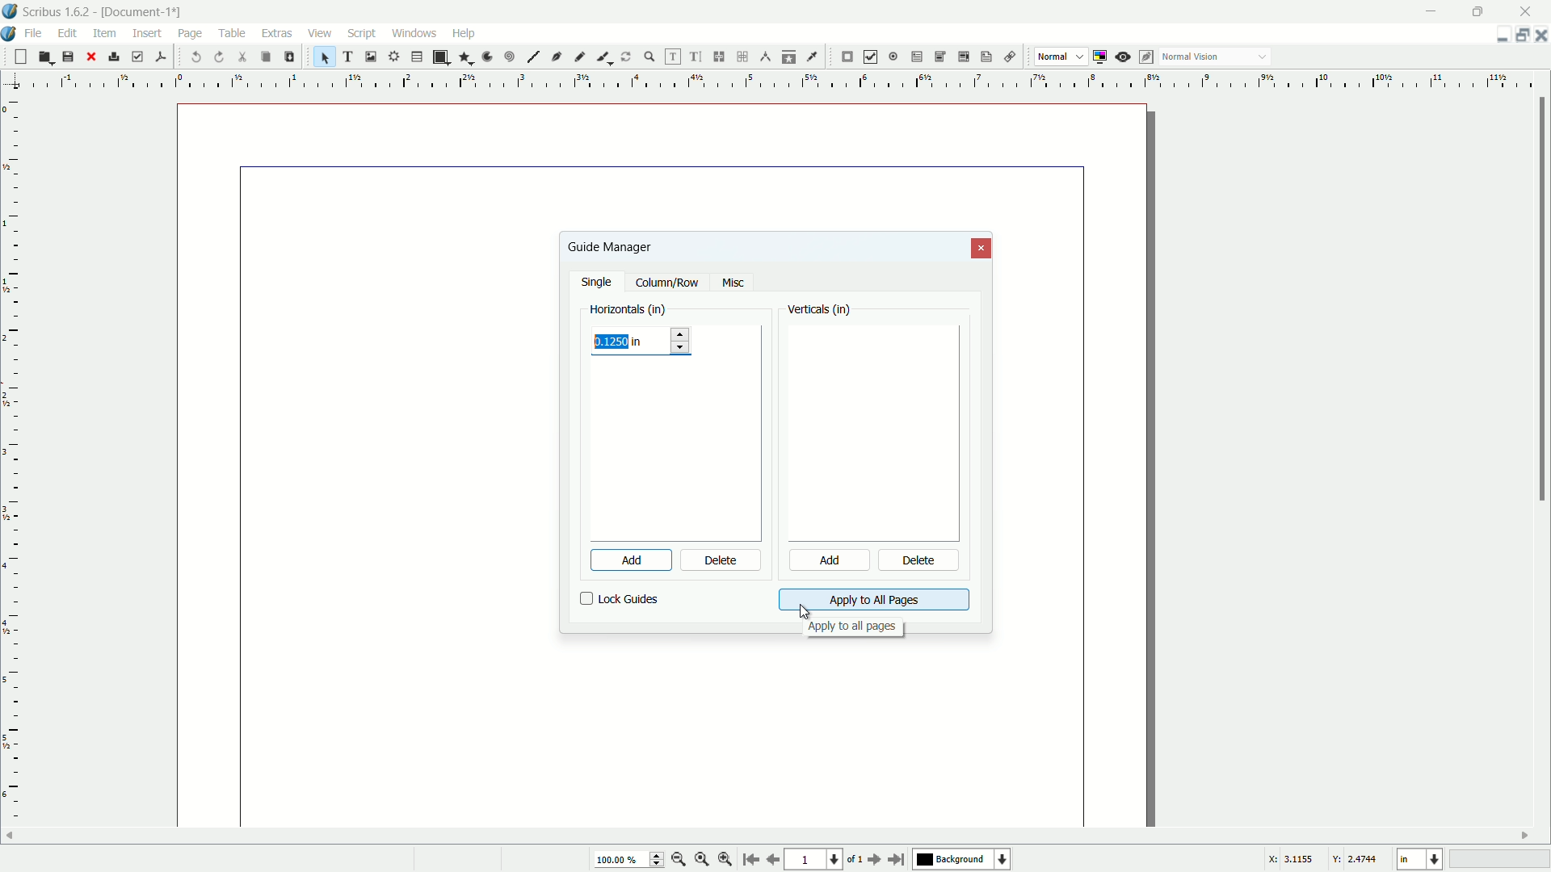  What do you see at coordinates (137, 57) in the screenshot?
I see `preflight verifier` at bounding box center [137, 57].